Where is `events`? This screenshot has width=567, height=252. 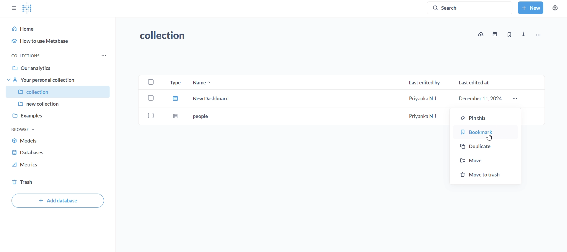 events is located at coordinates (494, 34).